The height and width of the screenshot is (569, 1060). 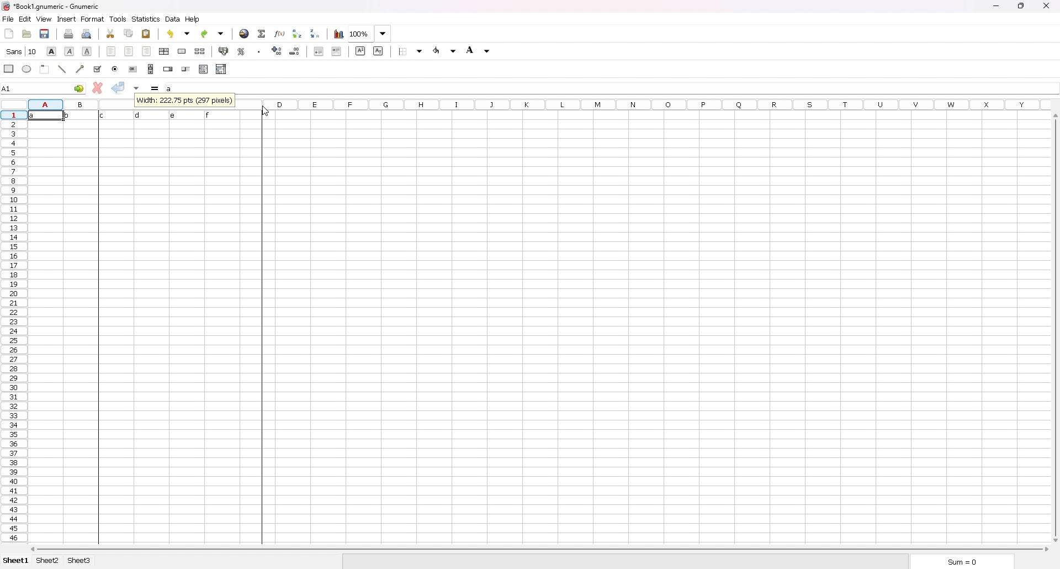 What do you see at coordinates (264, 111) in the screenshot?
I see `cursor` at bounding box center [264, 111].